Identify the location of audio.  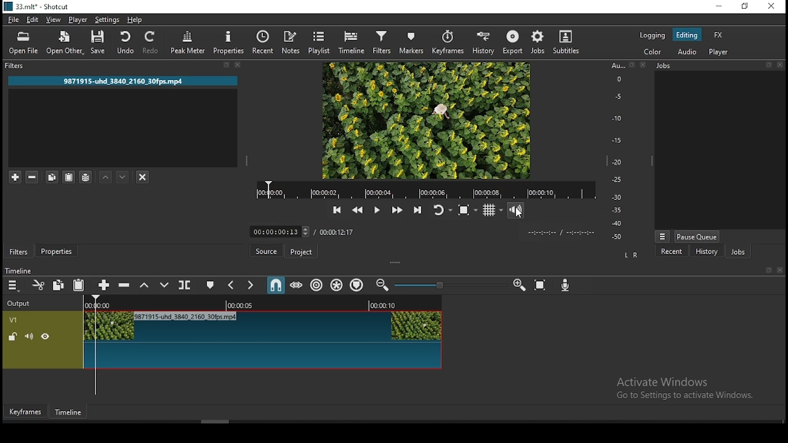
(687, 50).